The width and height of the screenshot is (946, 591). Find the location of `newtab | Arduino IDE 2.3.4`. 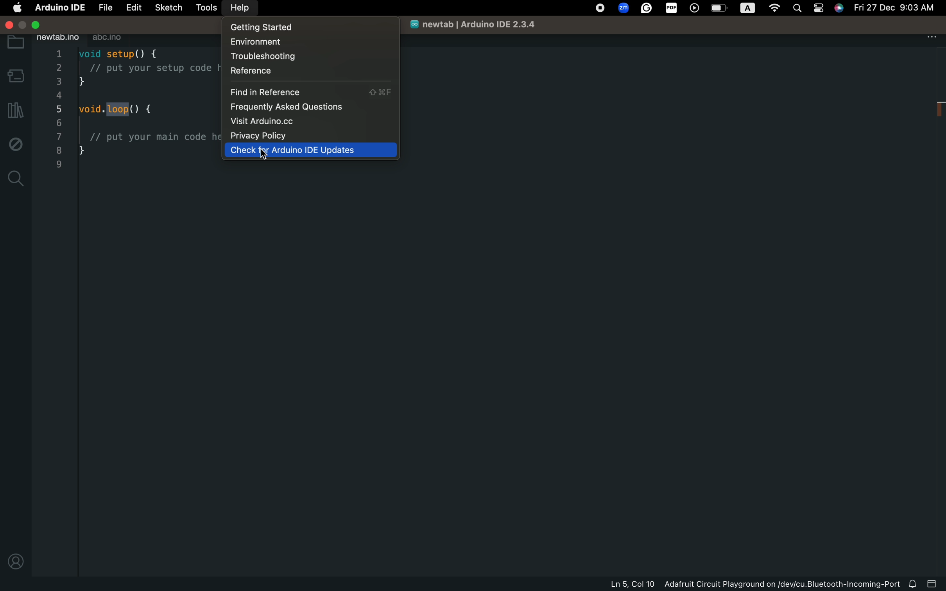

newtab | Arduino IDE 2.3.4 is located at coordinates (471, 25).